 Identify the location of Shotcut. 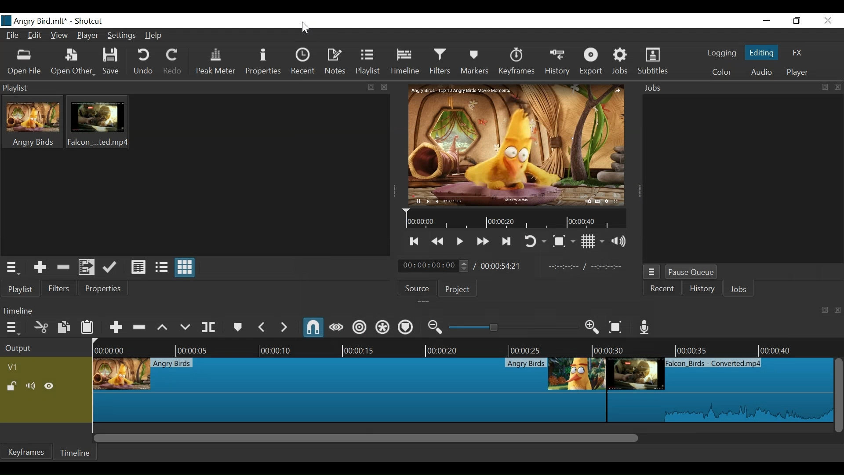
(91, 22).